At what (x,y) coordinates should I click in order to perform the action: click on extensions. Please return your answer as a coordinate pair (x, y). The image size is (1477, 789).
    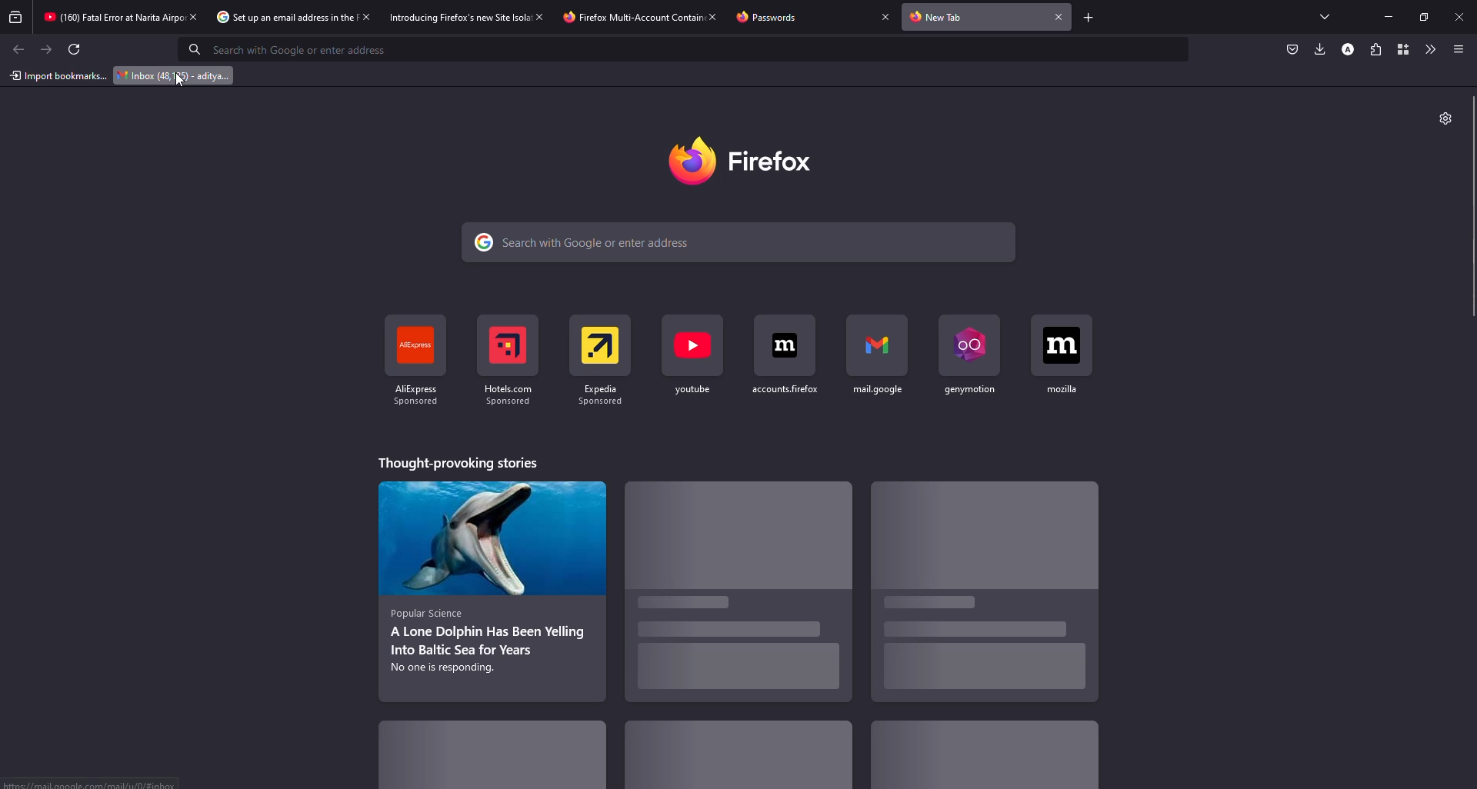
    Looking at the image, I should click on (1373, 49).